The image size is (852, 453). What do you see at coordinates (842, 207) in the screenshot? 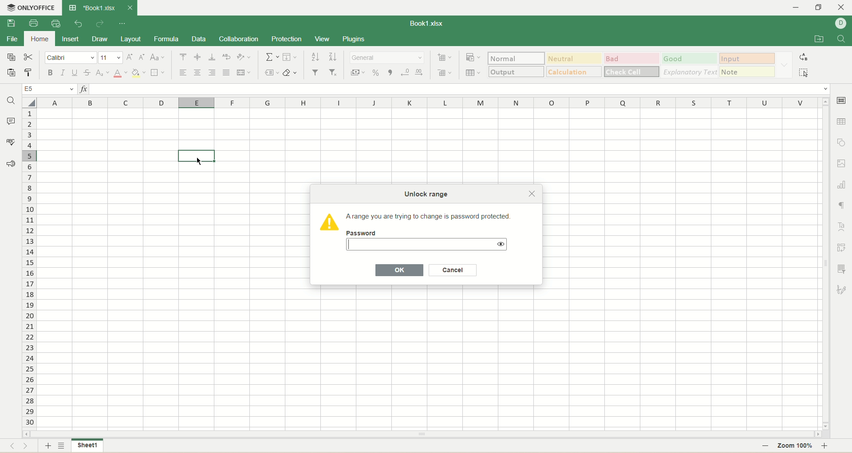
I see `paragraph settings` at bounding box center [842, 207].